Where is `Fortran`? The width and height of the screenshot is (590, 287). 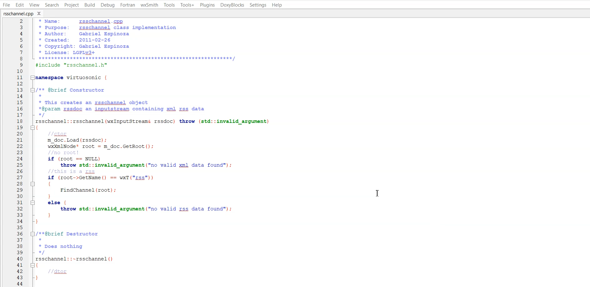
Fortran is located at coordinates (127, 5).